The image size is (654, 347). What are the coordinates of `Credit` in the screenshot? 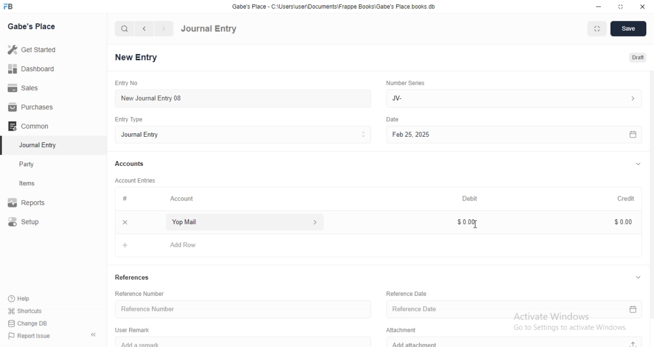 It's located at (621, 199).